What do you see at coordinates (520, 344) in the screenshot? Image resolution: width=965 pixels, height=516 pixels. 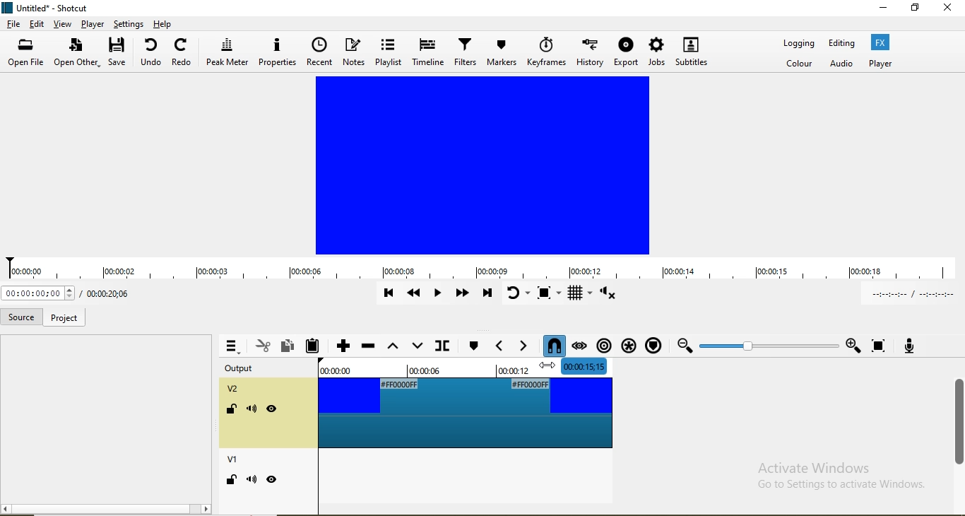 I see `Next marker` at bounding box center [520, 344].